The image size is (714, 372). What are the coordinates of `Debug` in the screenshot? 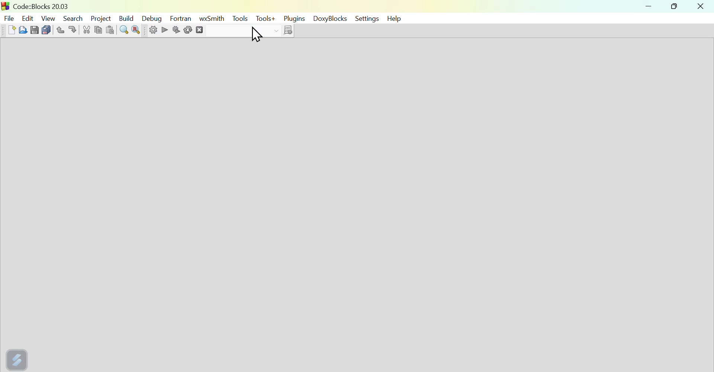 It's located at (154, 18).